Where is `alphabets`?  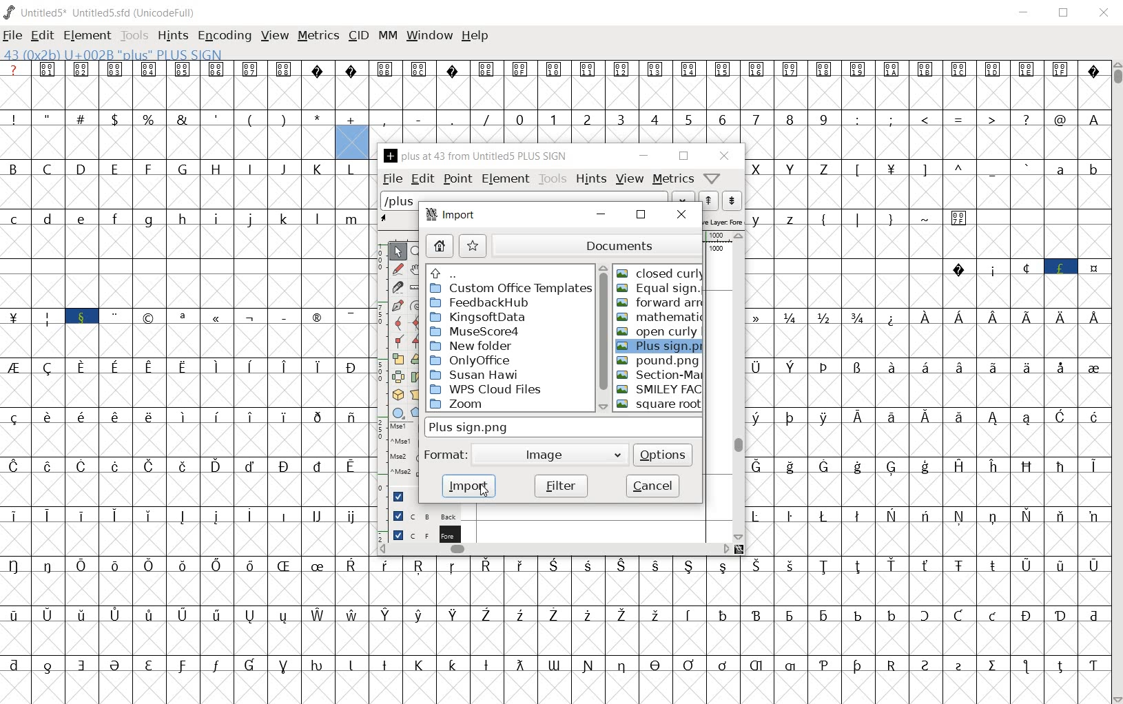 alphabets is located at coordinates (794, 185).